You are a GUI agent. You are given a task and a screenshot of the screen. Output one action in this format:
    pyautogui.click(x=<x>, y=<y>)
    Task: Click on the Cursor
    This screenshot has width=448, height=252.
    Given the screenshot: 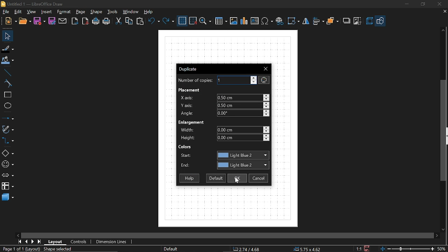 What is the action you would take?
    pyautogui.click(x=239, y=180)
    